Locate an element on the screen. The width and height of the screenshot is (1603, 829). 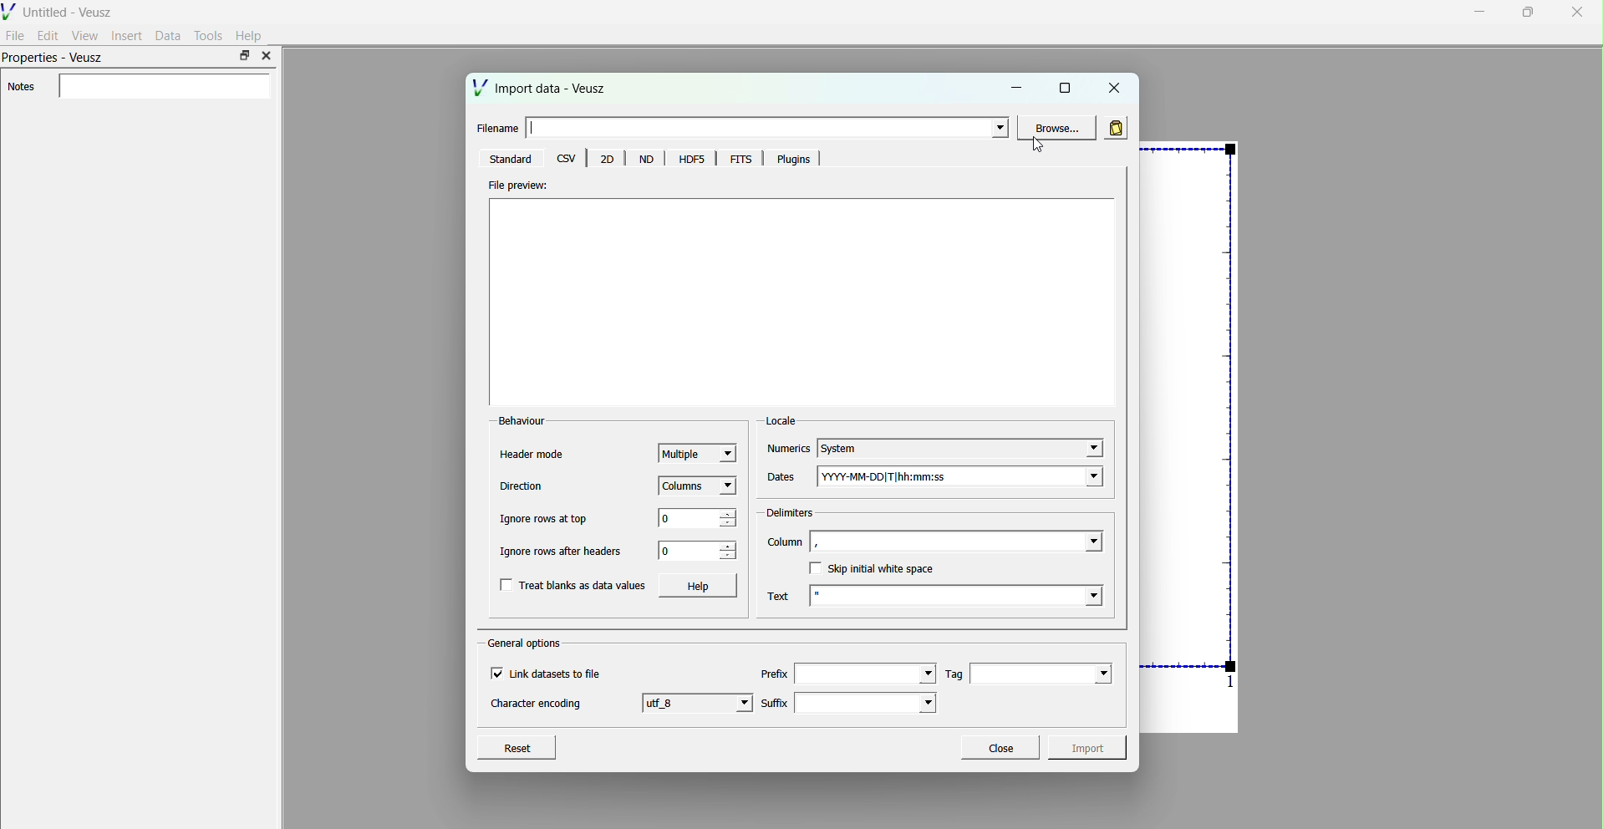
Tag field is located at coordinates (1041, 674).